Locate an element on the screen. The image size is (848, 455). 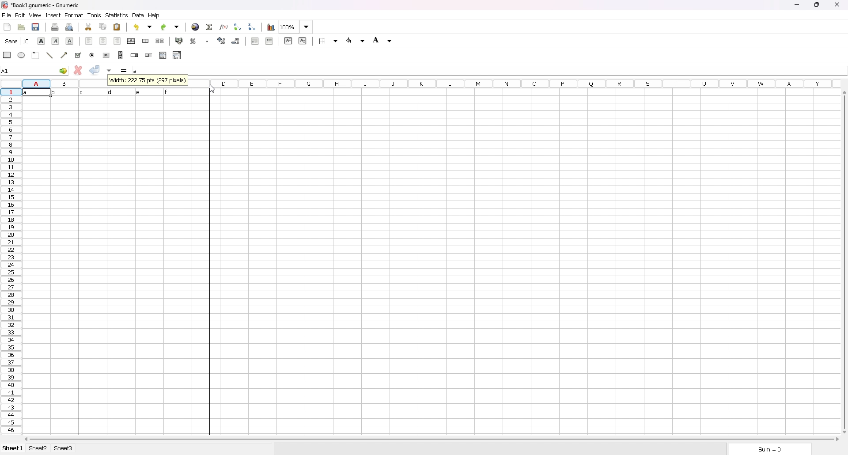
new is located at coordinates (7, 27).